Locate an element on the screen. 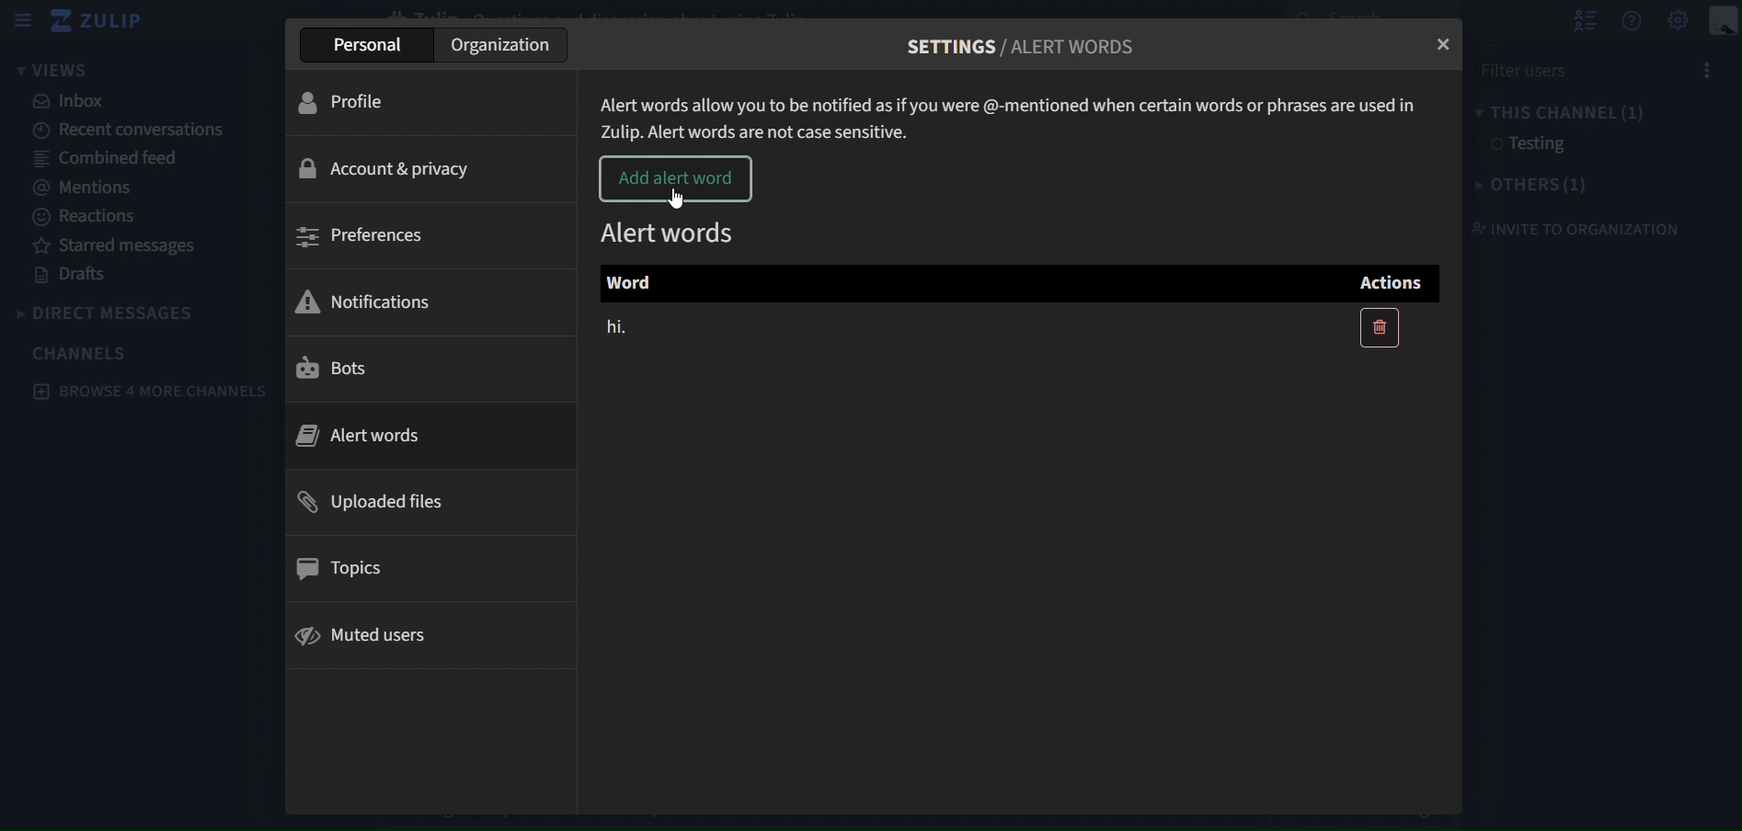 The height and width of the screenshot is (831, 1742). testing is located at coordinates (1528, 146).